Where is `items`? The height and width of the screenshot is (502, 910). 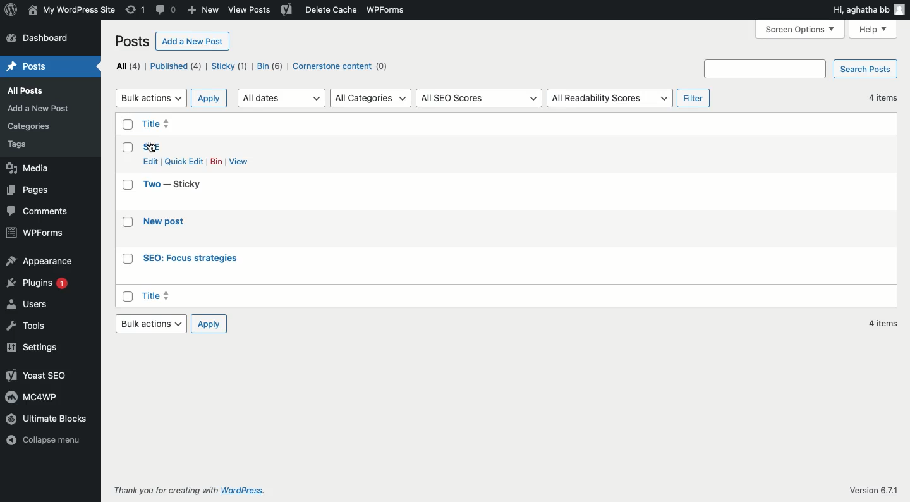
items is located at coordinates (880, 99).